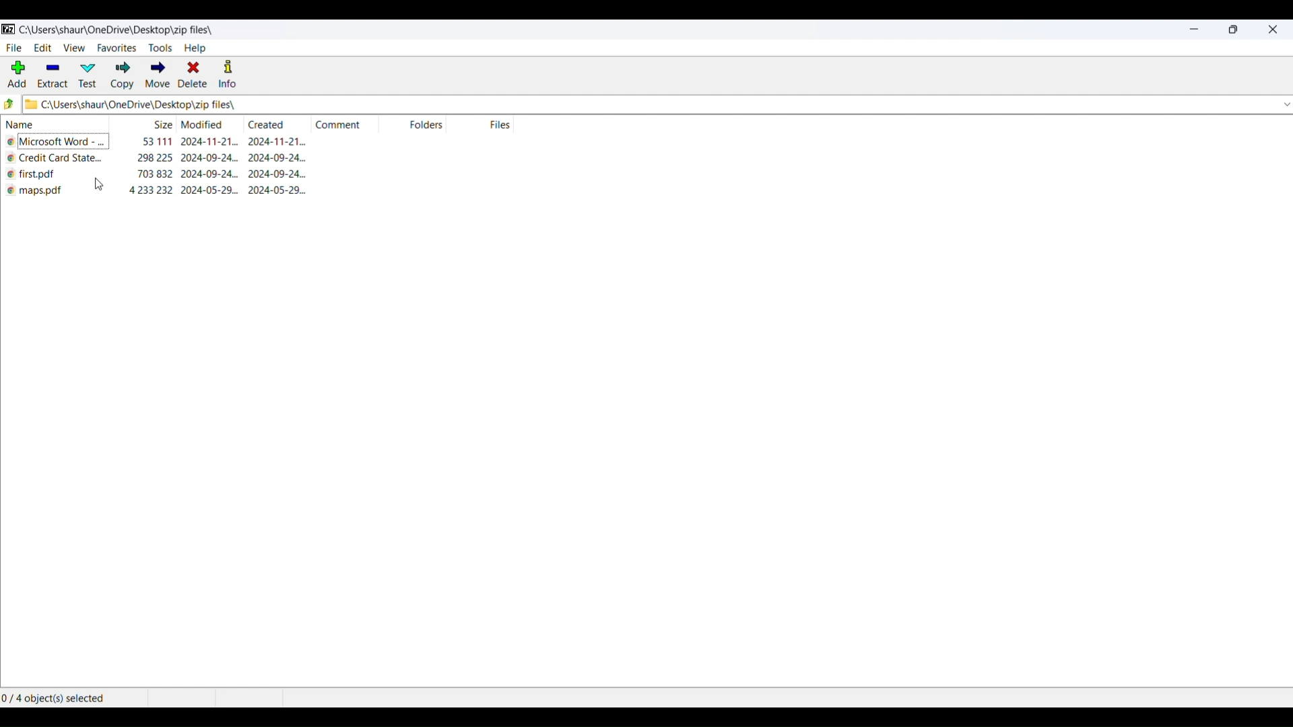 The height and width of the screenshot is (727, 1293). What do you see at coordinates (116, 49) in the screenshot?
I see `favorites` at bounding box center [116, 49].